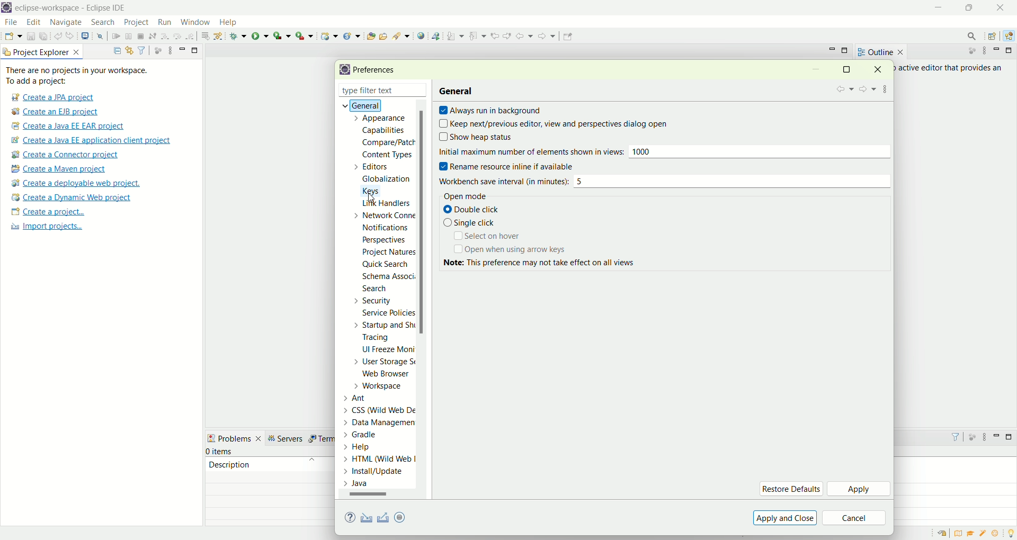 The width and height of the screenshot is (1017, 540). What do you see at coordinates (377, 166) in the screenshot?
I see `editors` at bounding box center [377, 166].